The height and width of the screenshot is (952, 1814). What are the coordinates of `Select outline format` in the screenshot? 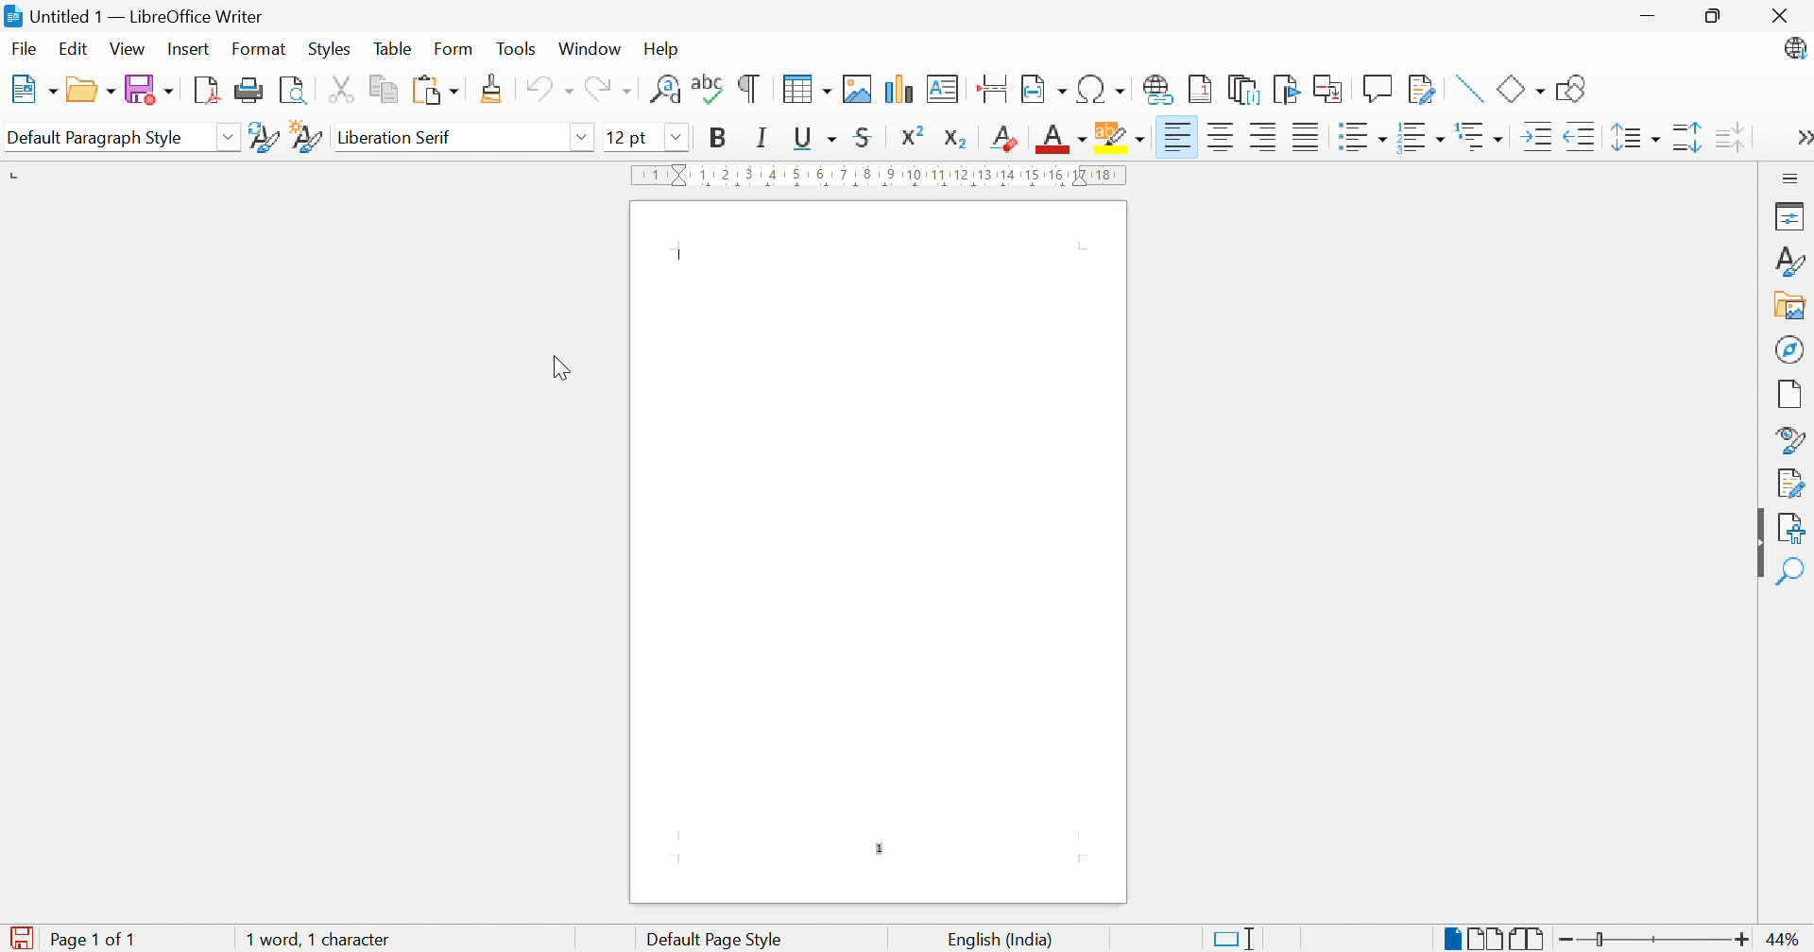 It's located at (1482, 138).